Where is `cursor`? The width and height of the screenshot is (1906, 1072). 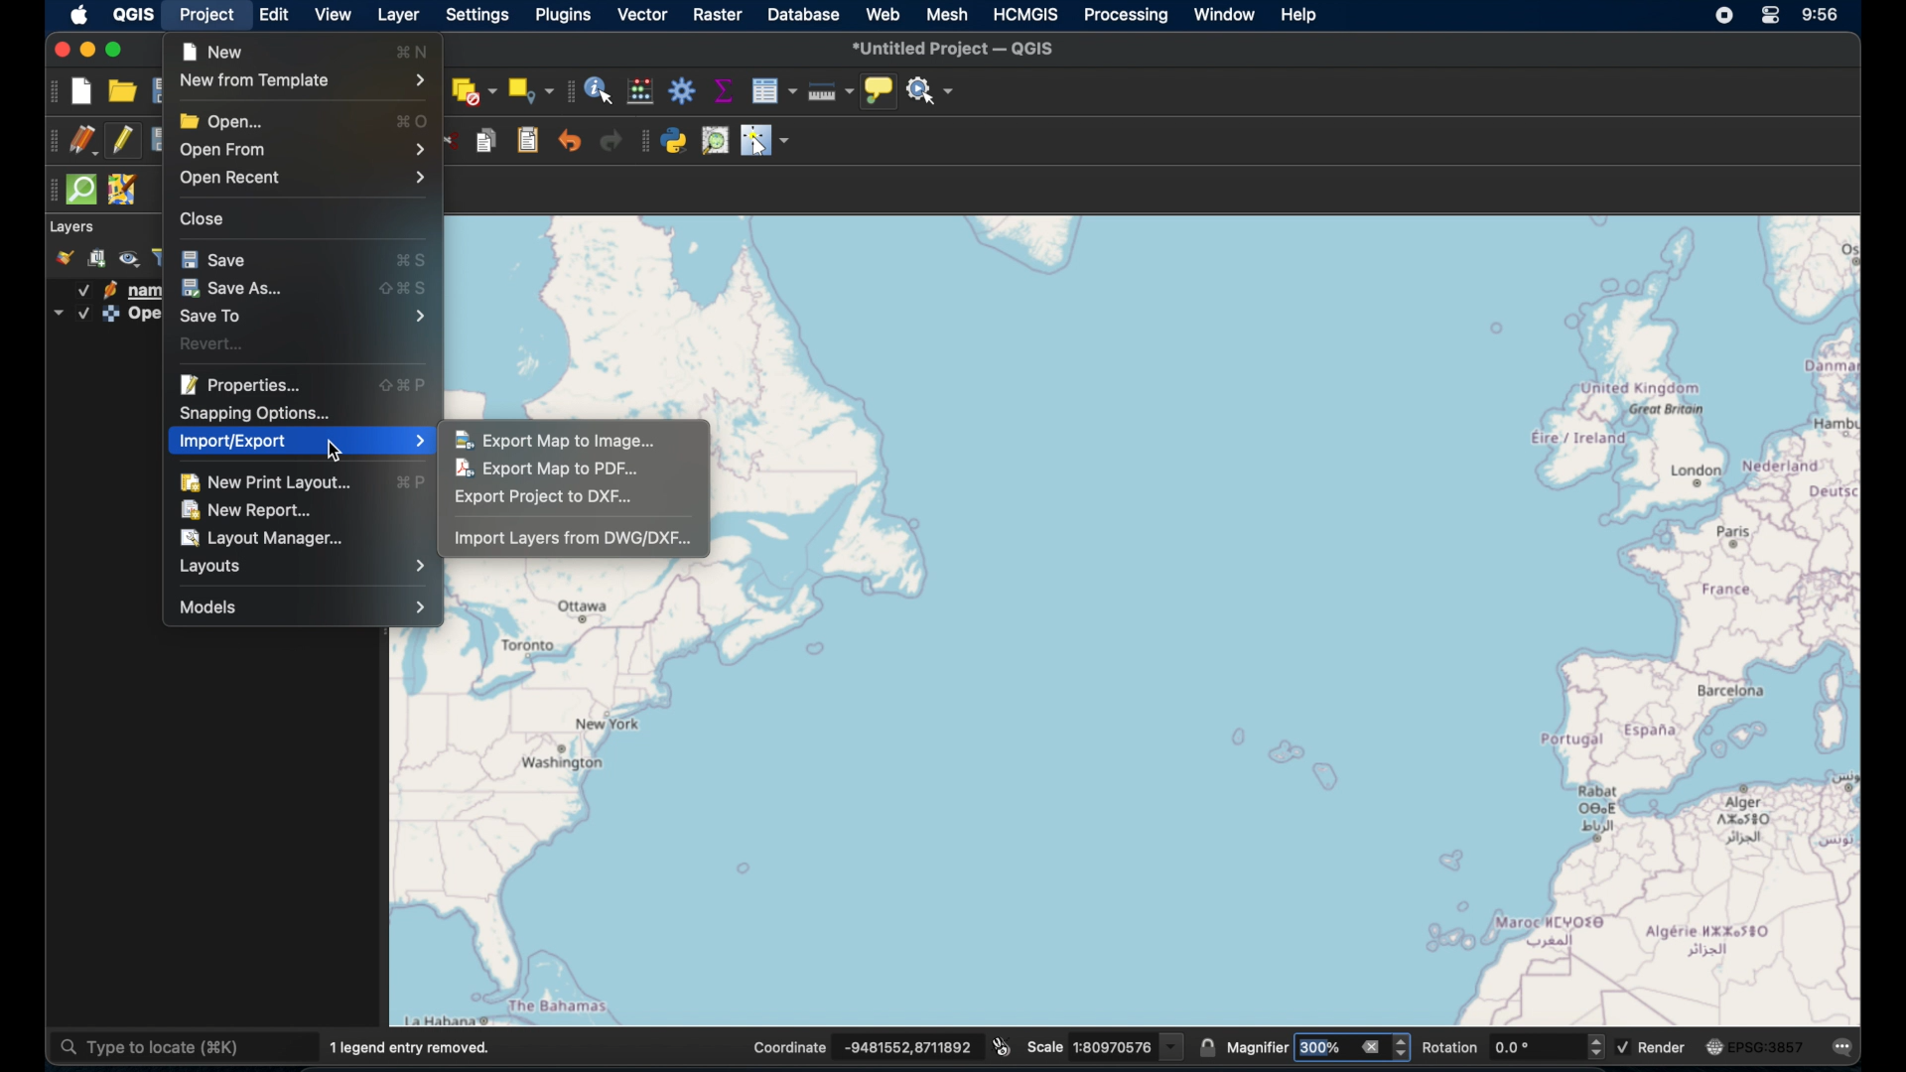
cursor is located at coordinates (339, 448).